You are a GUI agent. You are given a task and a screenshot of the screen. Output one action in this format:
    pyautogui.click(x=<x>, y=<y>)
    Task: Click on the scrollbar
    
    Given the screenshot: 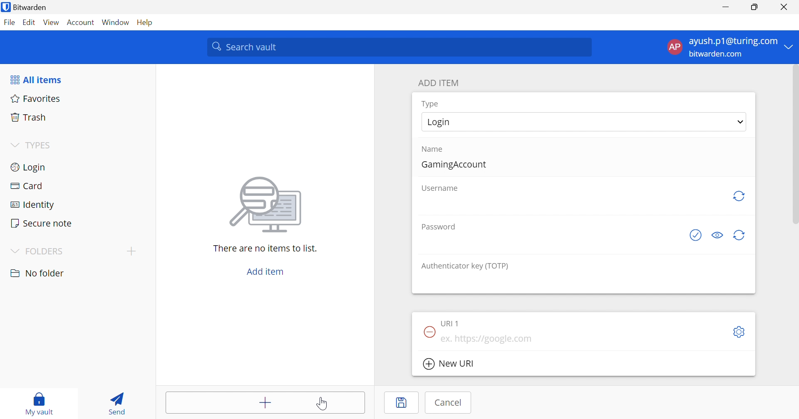 What is the action you would take?
    pyautogui.click(x=794, y=146)
    